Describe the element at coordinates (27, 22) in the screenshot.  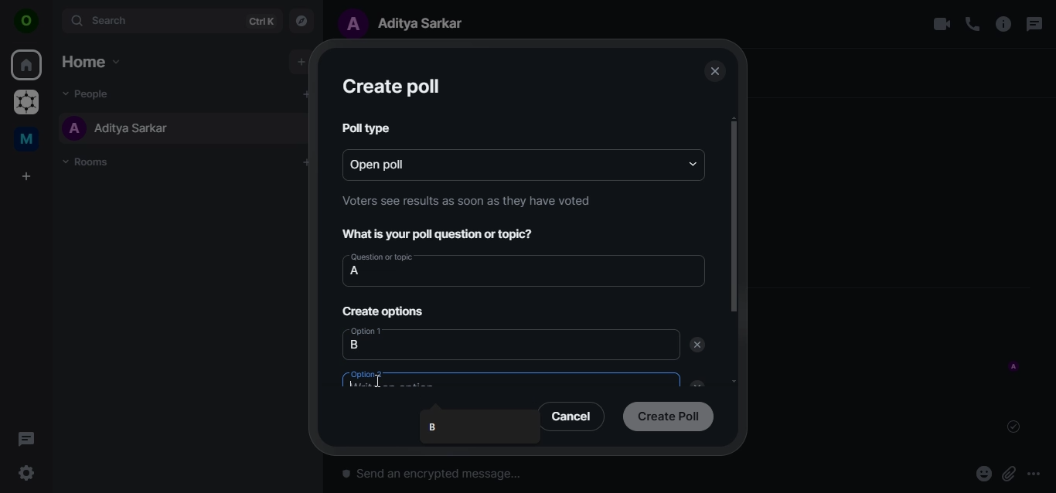
I see `view profile` at that location.